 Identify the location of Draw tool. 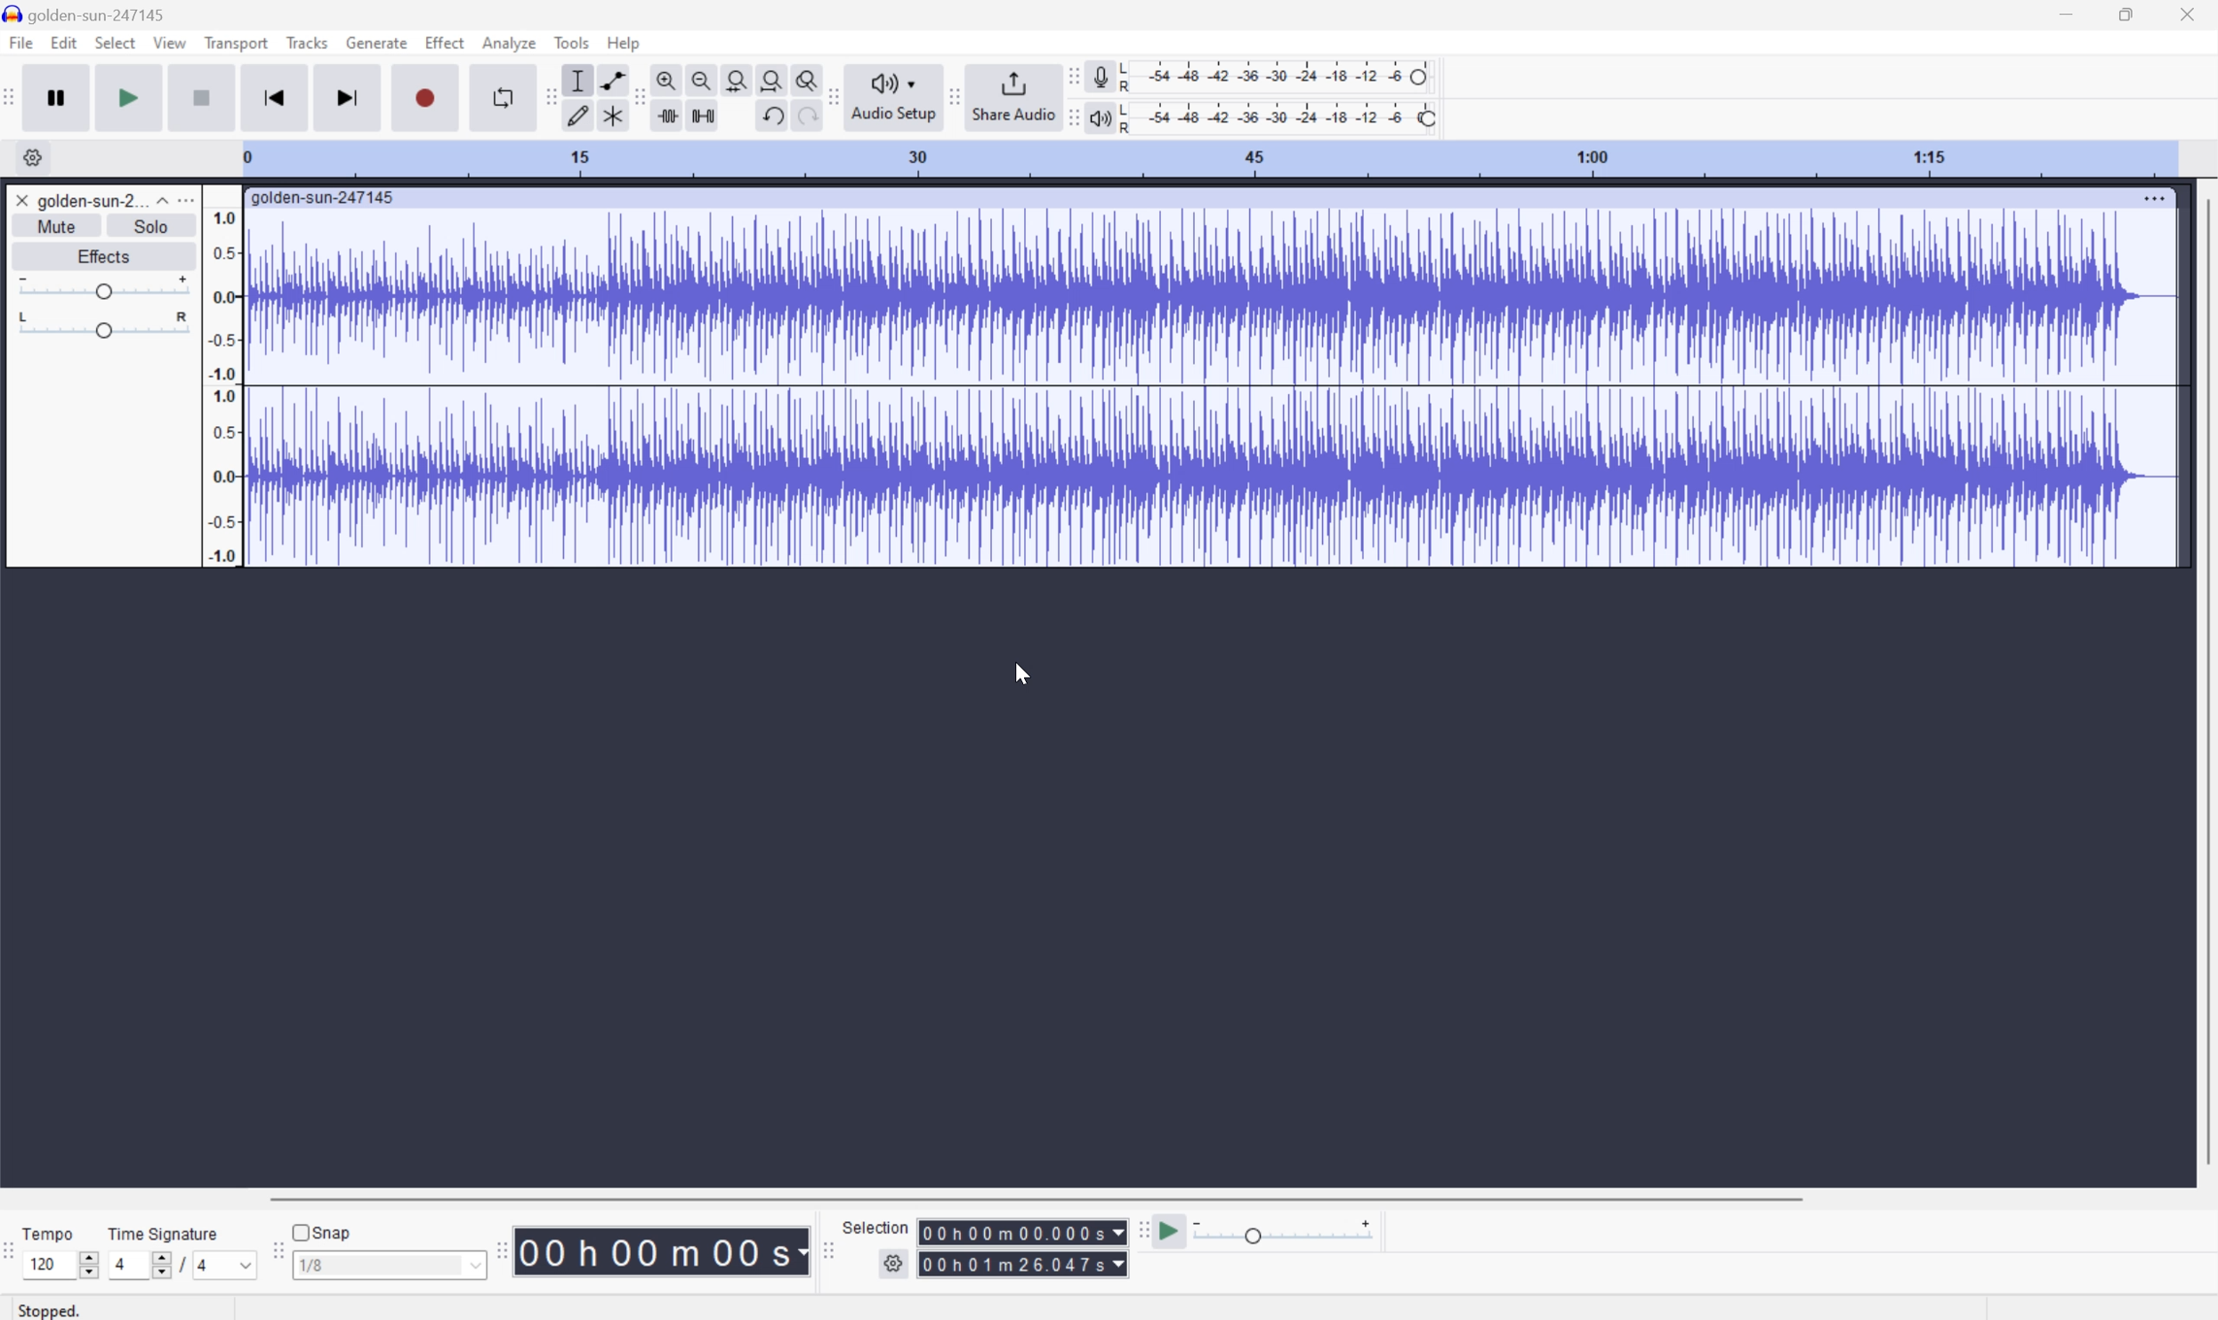
(578, 118).